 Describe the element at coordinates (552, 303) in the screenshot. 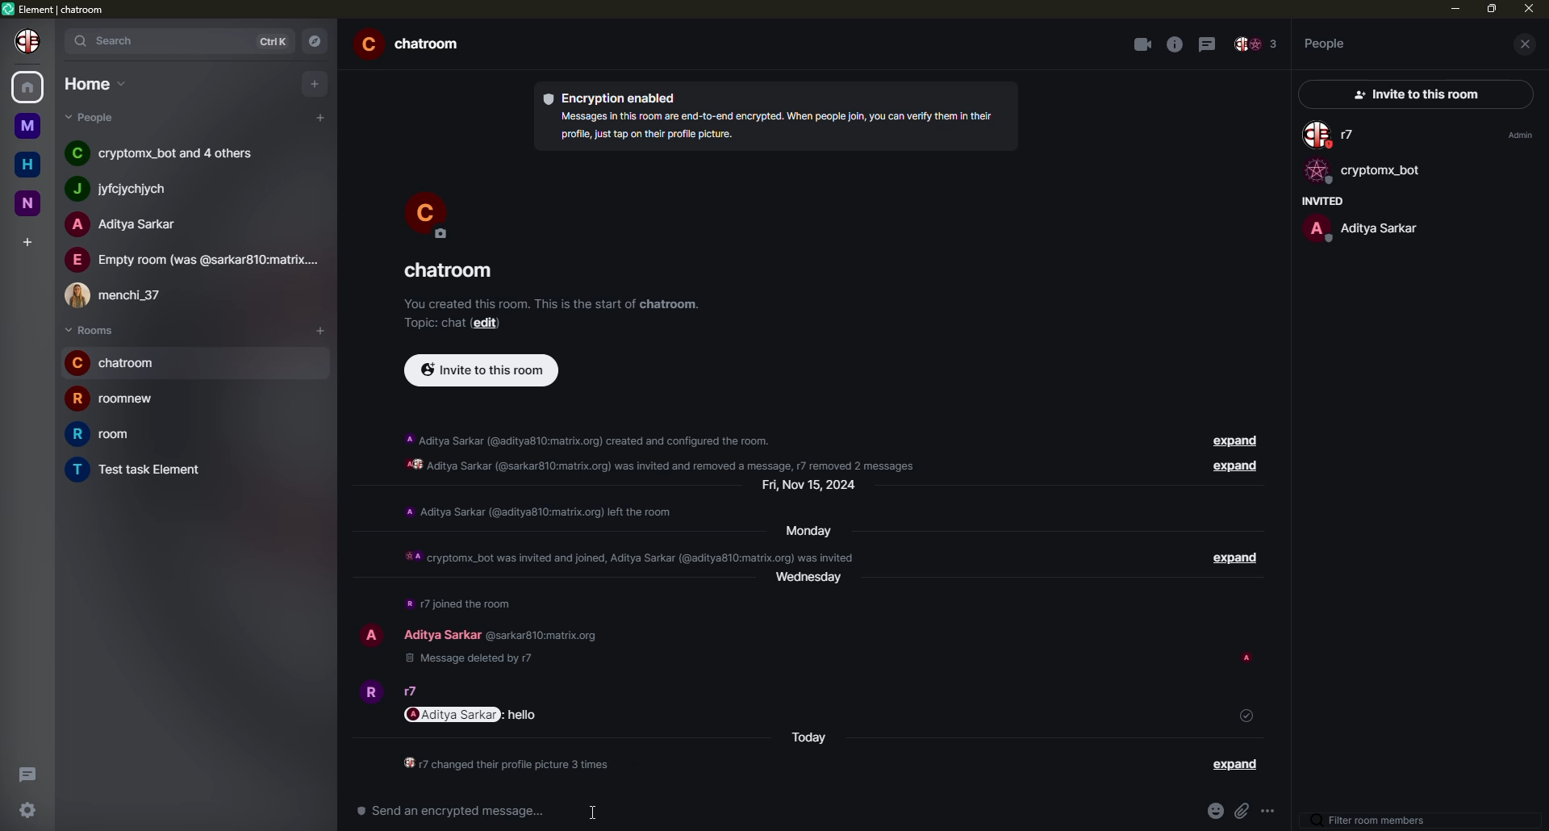

I see `info` at that location.